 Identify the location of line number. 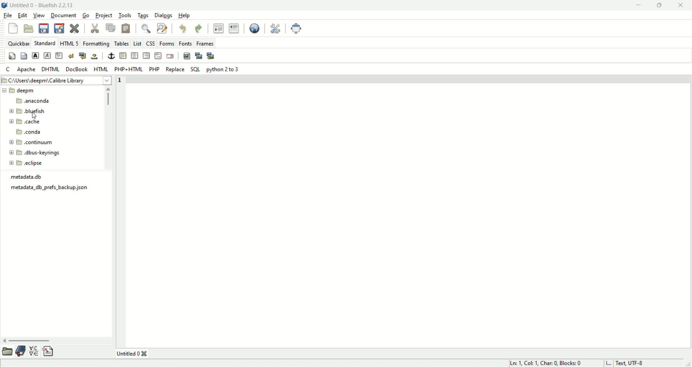
(119, 80).